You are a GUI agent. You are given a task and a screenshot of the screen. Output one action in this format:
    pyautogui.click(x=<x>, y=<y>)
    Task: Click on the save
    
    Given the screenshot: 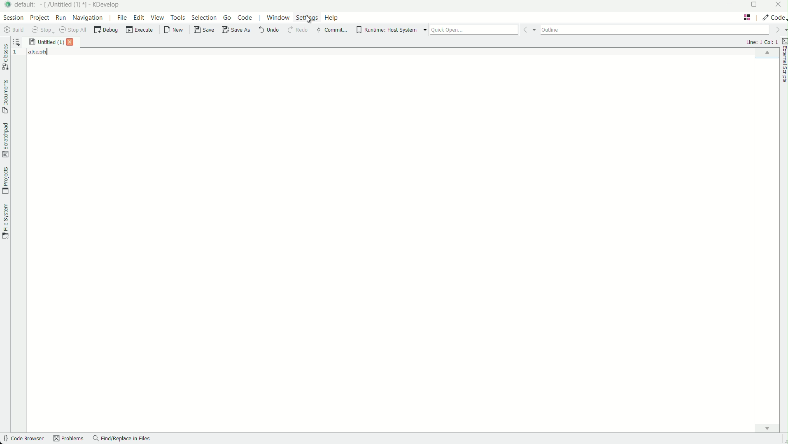 What is the action you would take?
    pyautogui.click(x=205, y=30)
    